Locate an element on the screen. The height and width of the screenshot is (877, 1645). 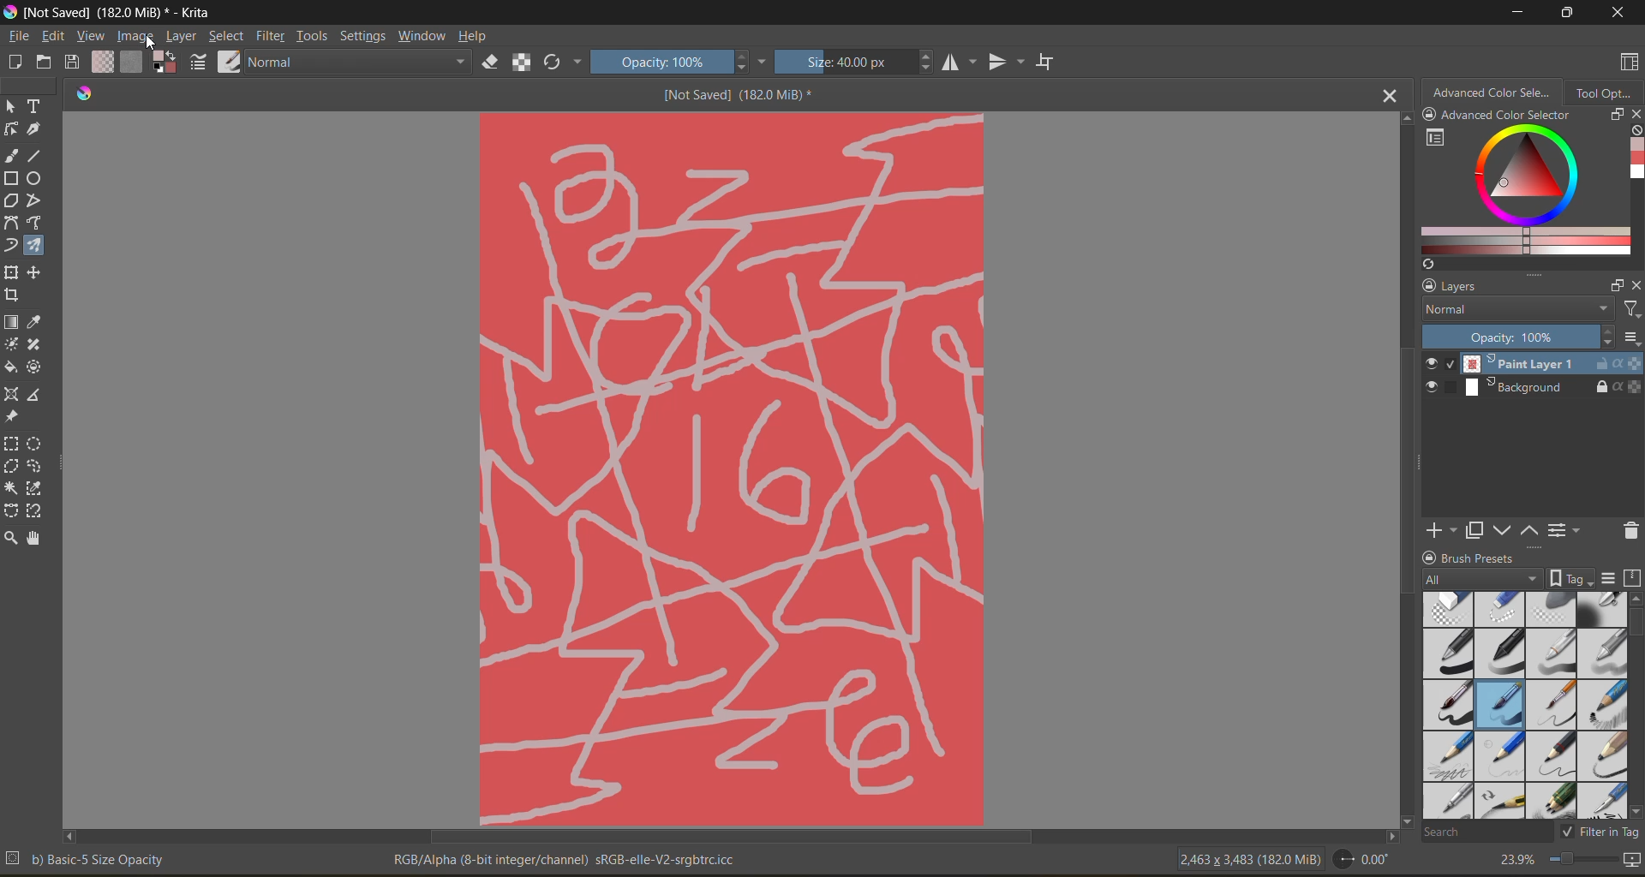
duplicate is located at coordinates (1474, 530).